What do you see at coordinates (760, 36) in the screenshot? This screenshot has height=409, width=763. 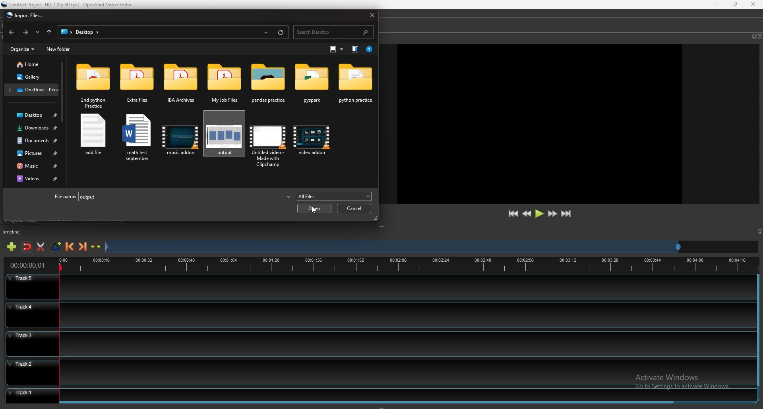 I see `close` at bounding box center [760, 36].